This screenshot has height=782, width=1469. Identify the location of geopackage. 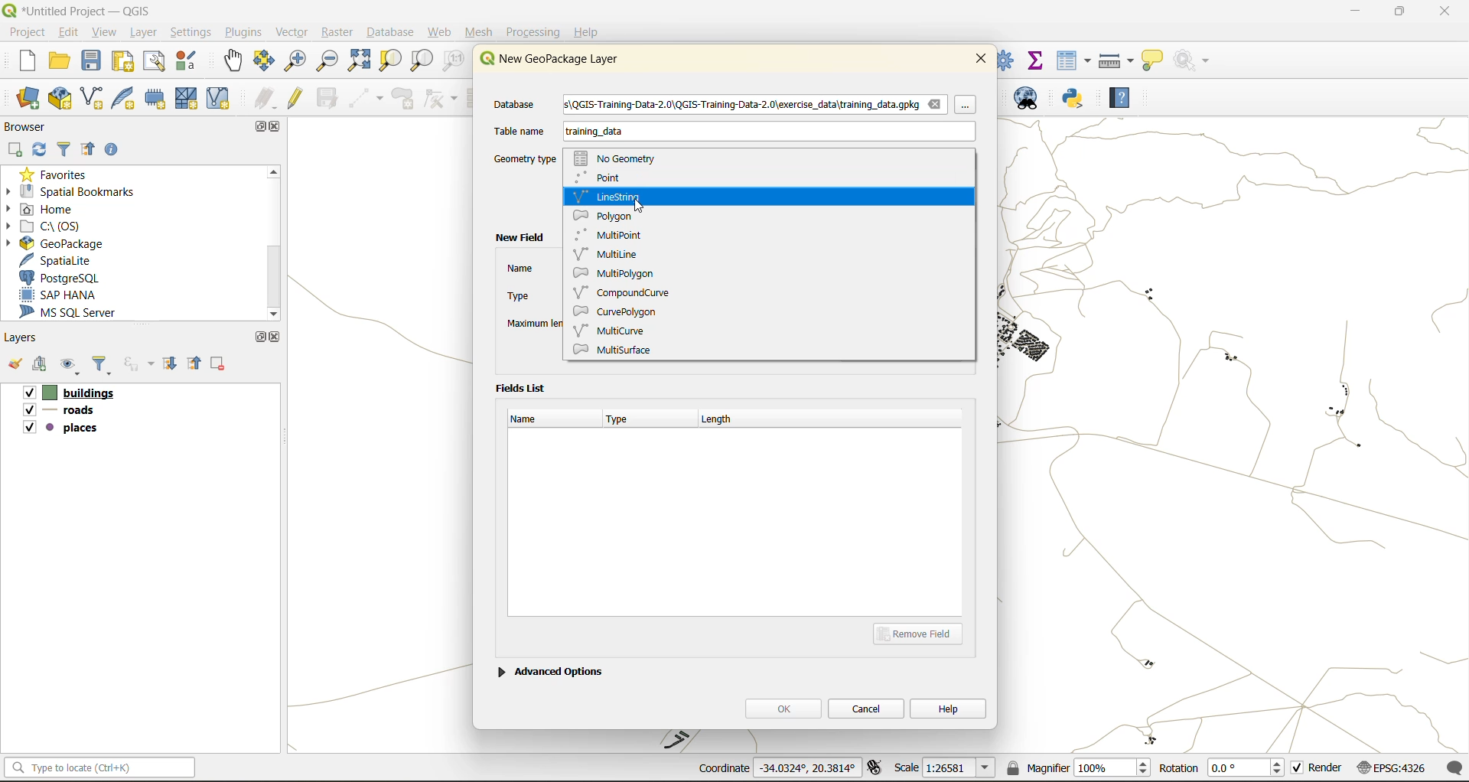
(54, 242).